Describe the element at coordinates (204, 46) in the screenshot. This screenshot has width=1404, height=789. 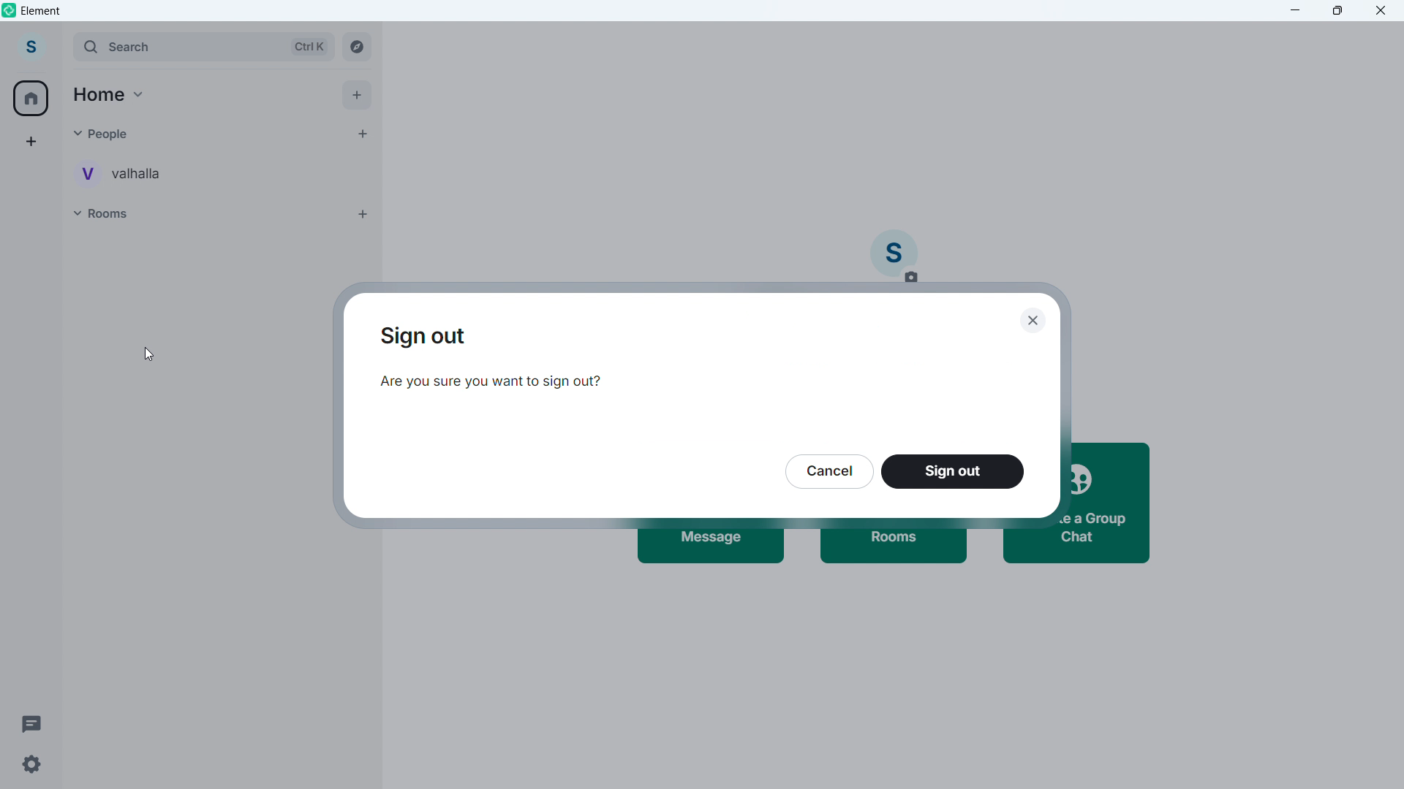
I see `search` at that location.